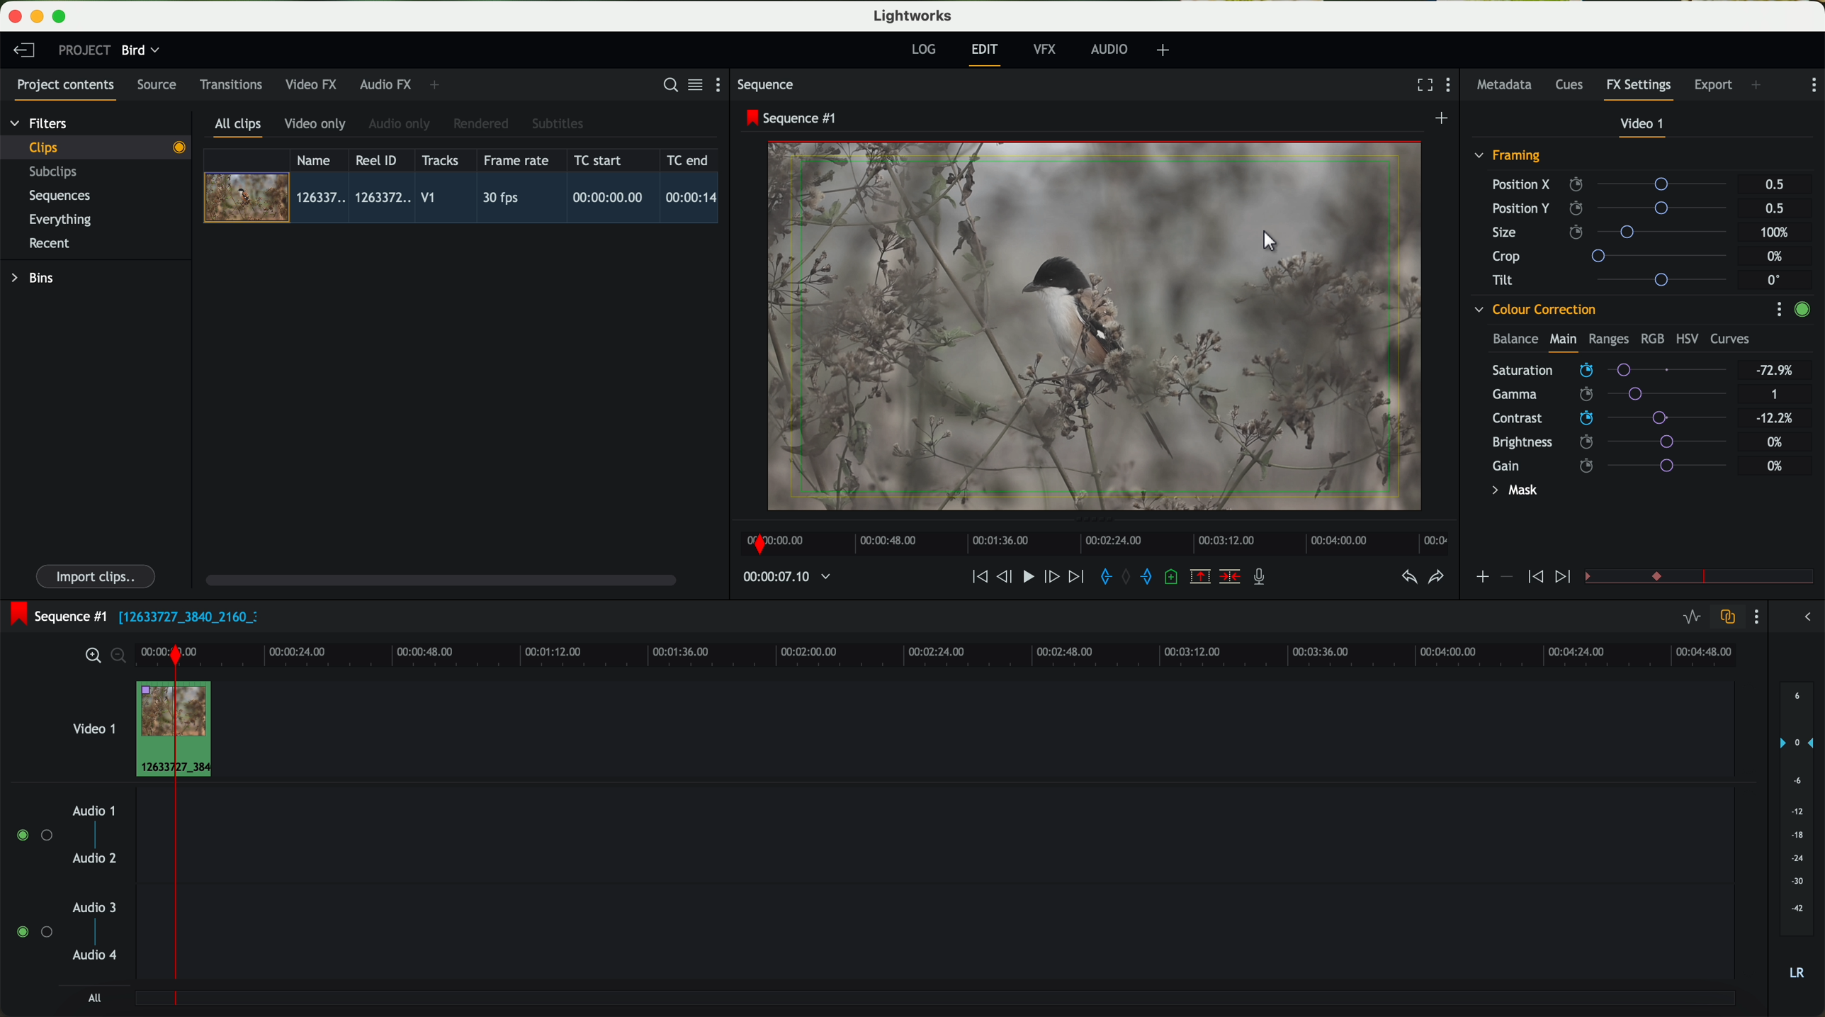 Image resolution: width=1825 pixels, height=1017 pixels. Describe the element at coordinates (1691, 619) in the screenshot. I see `toggle audio levels editing` at that location.